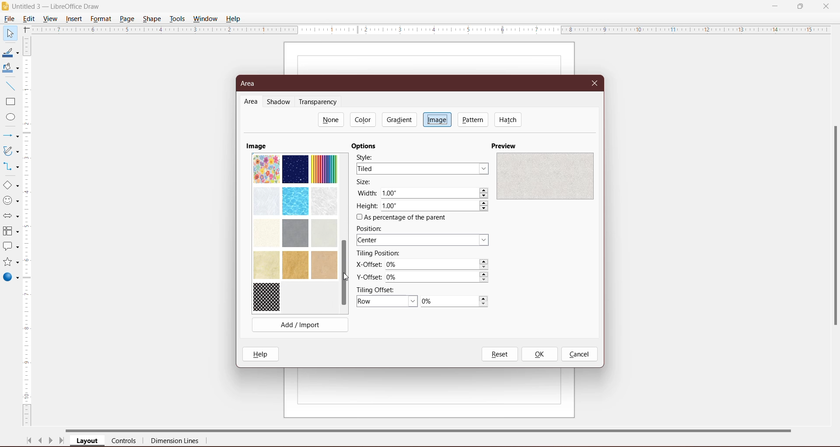  Describe the element at coordinates (177, 19) in the screenshot. I see `Tools` at that location.